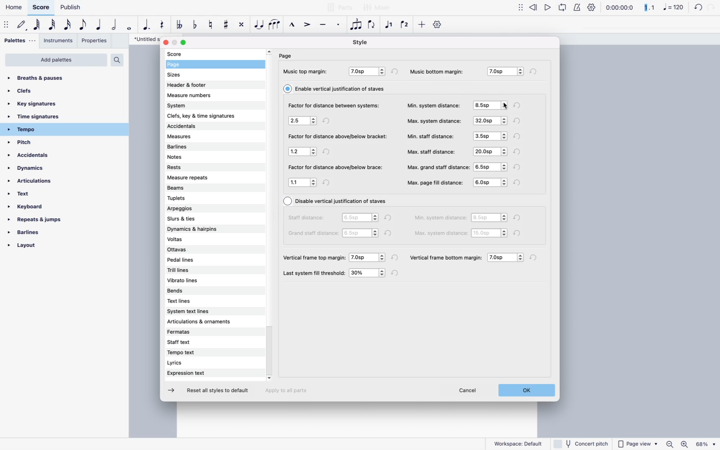 Image resolution: width=720 pixels, height=450 pixels. Describe the element at coordinates (396, 71) in the screenshot. I see `efresh` at that location.